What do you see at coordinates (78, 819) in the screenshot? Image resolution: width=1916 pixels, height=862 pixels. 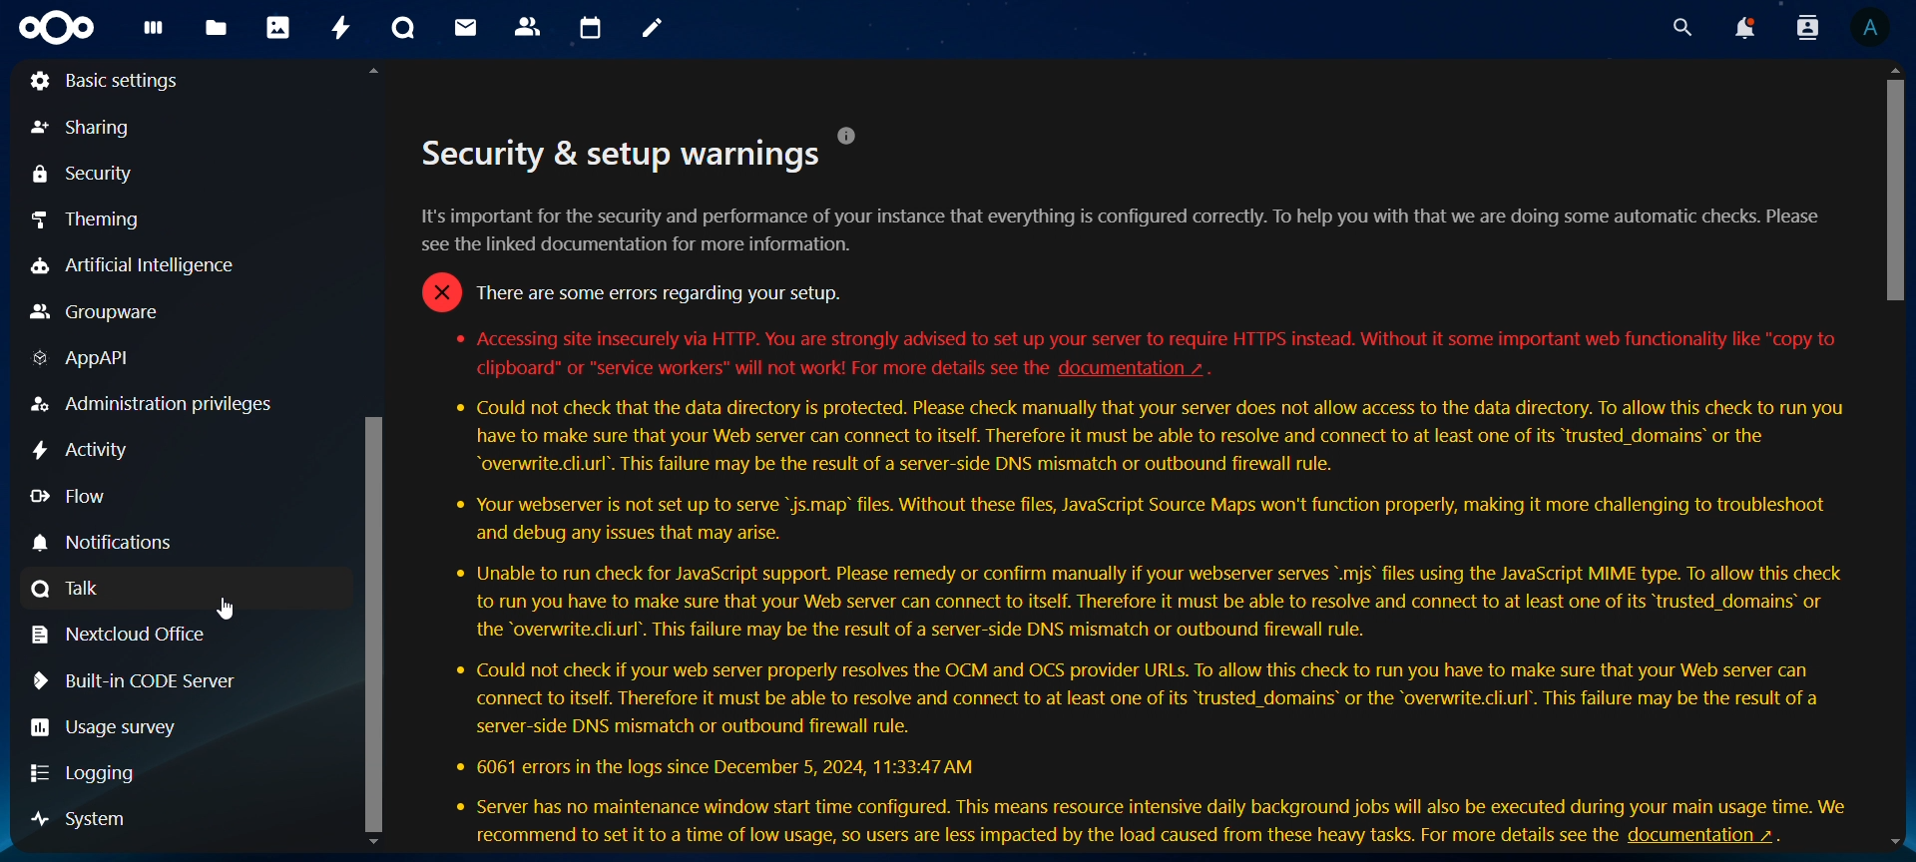 I see `system` at bounding box center [78, 819].